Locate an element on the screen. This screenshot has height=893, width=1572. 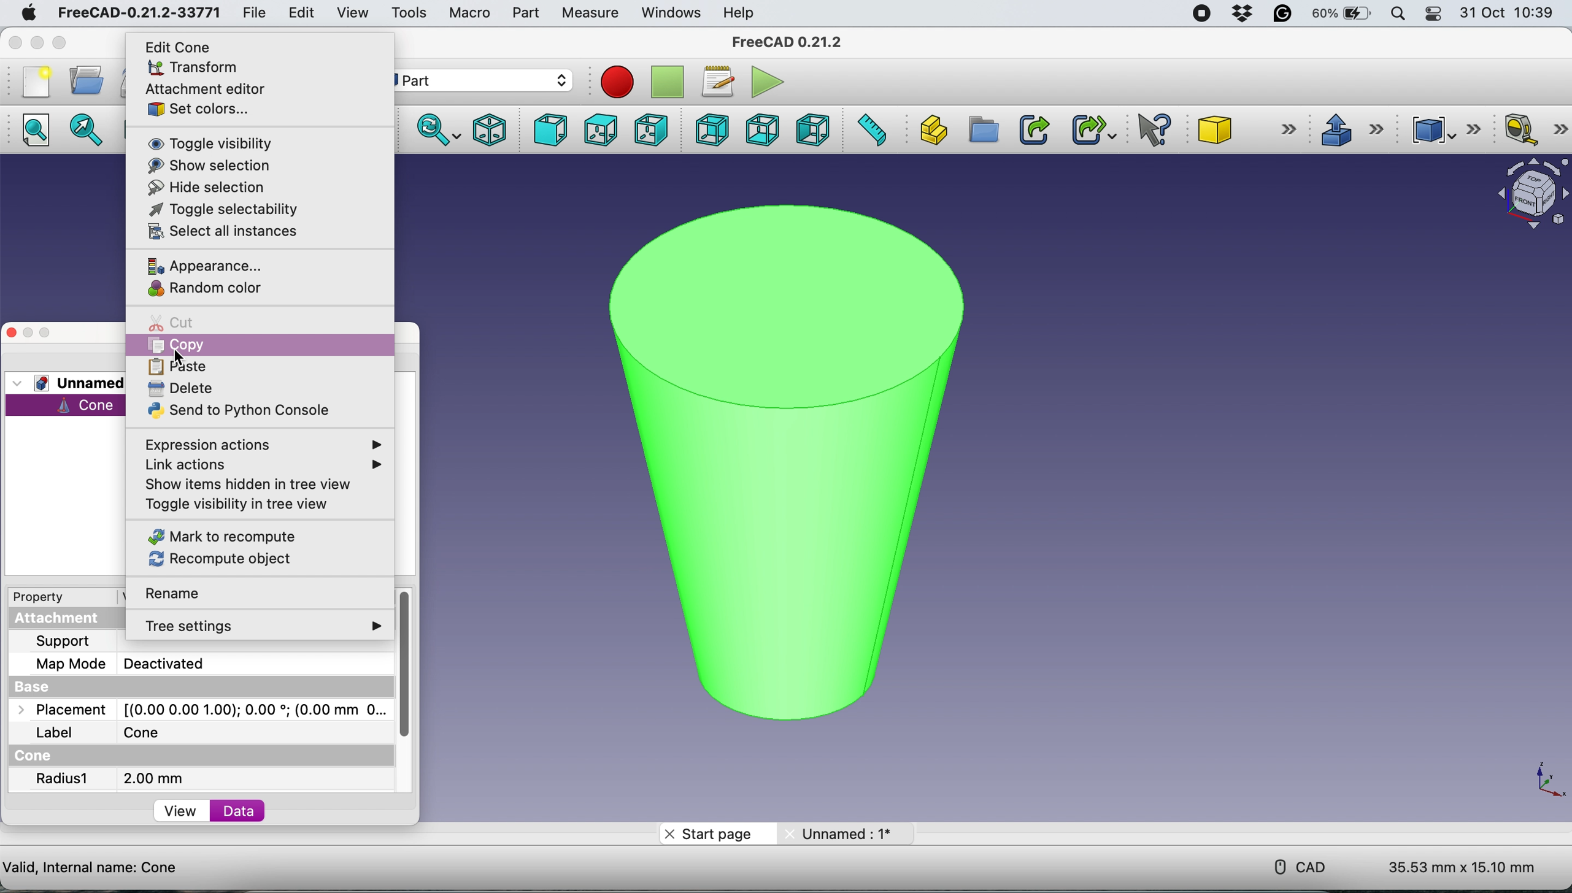
spotlight search is located at coordinates (1398, 13).